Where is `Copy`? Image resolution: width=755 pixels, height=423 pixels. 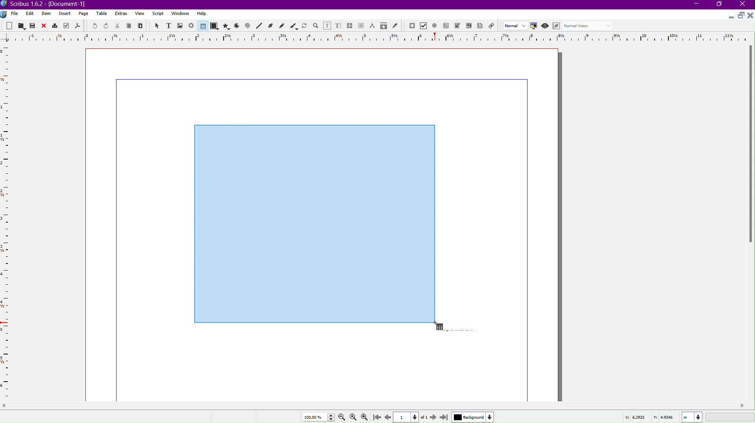 Copy is located at coordinates (130, 26).